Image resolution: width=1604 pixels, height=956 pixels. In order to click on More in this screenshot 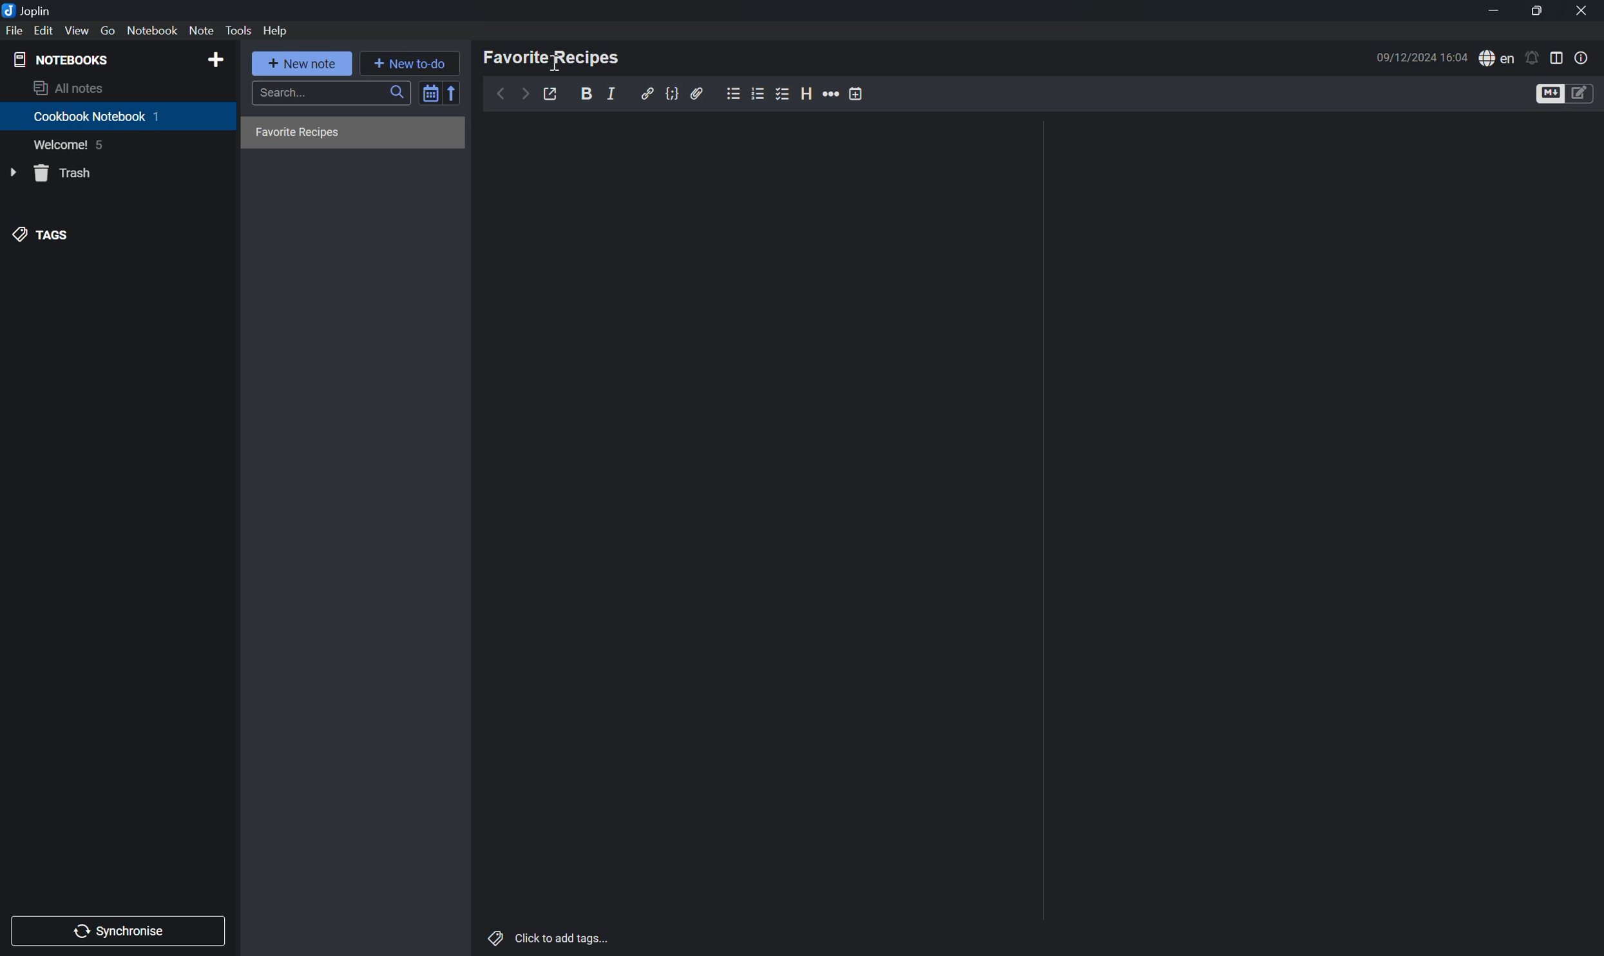, I will do `click(832, 92)`.